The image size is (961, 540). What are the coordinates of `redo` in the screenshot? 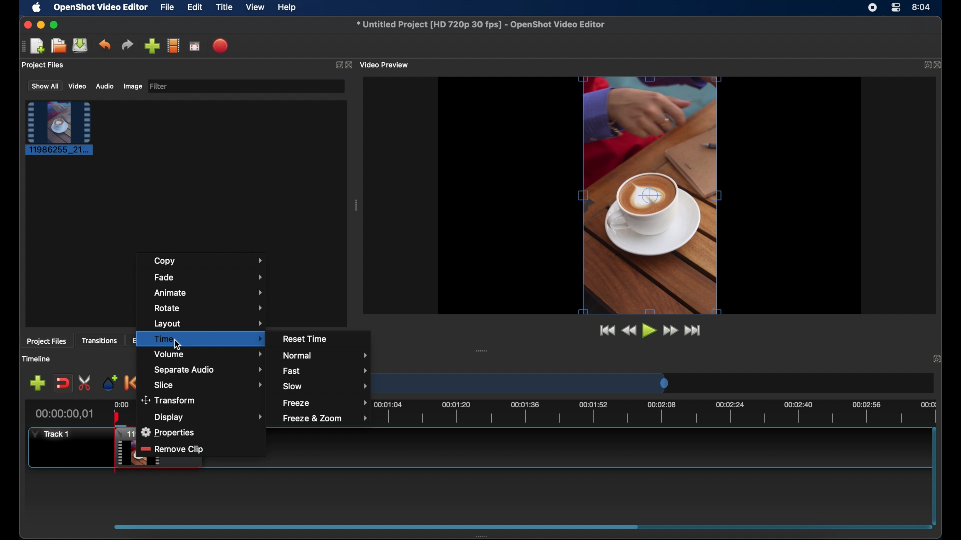 It's located at (127, 44).